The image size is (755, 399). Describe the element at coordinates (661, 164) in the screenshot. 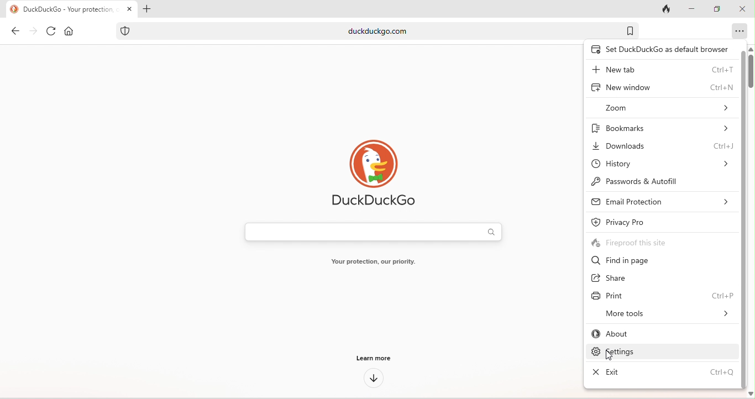

I see `history` at that location.